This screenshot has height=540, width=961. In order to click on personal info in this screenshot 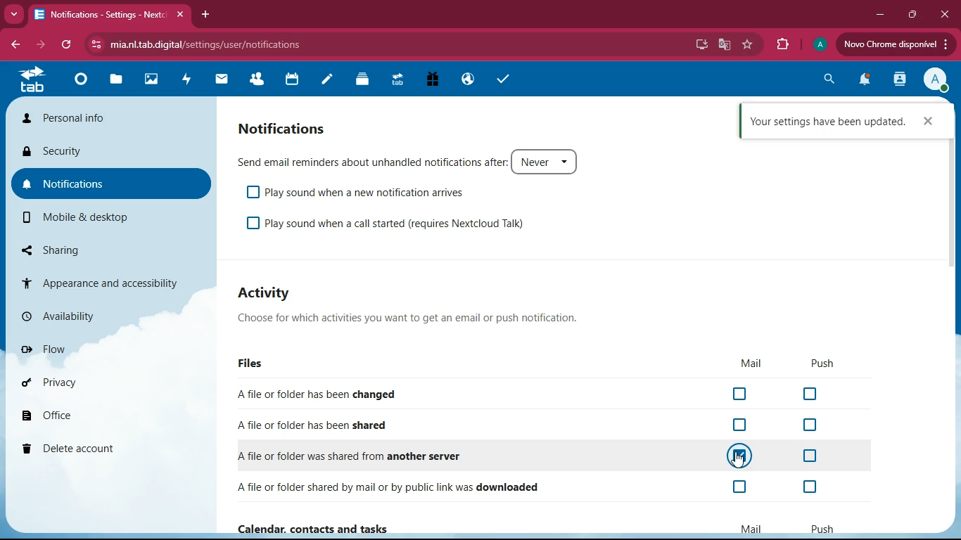, I will do `click(112, 117)`.